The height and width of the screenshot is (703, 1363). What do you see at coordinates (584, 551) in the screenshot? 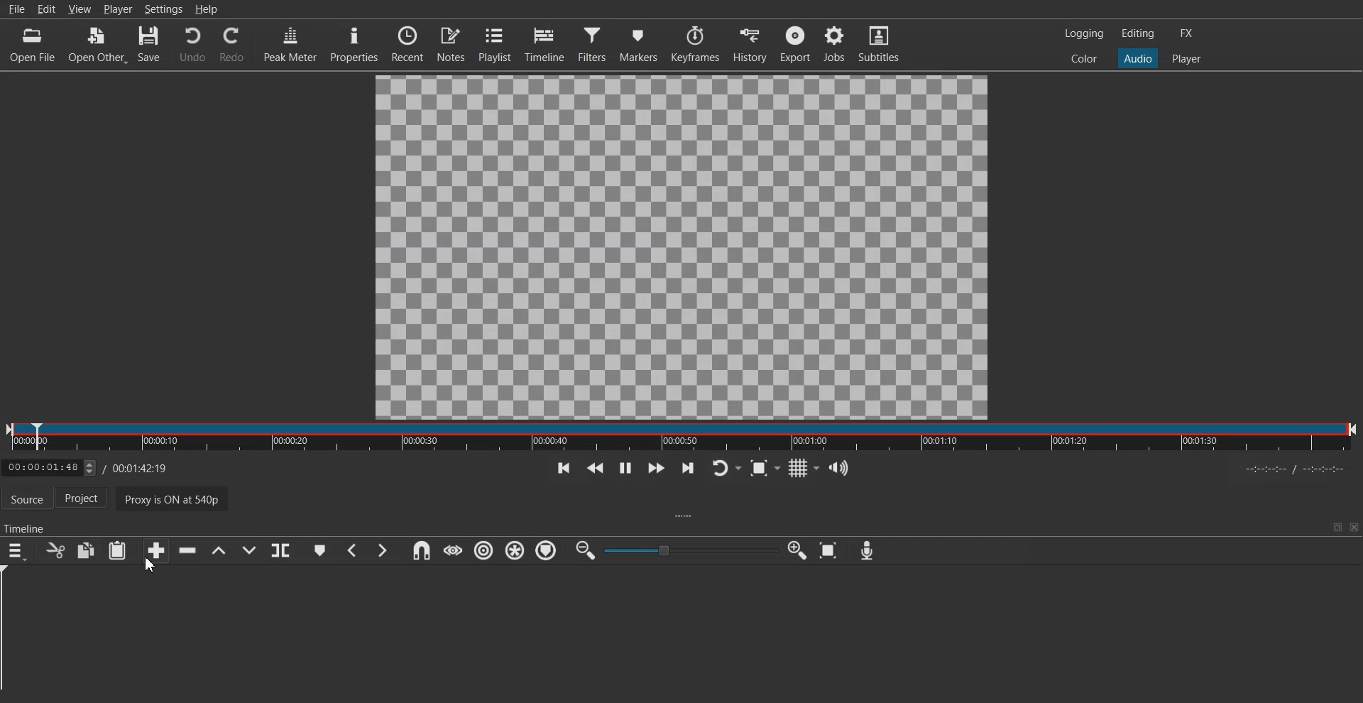
I see `Zoom time line out` at bounding box center [584, 551].